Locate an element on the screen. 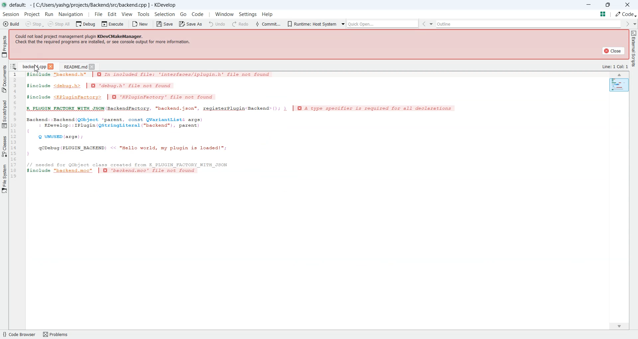 This screenshot has height=339, width=638. Commit is located at coordinates (169, 24).